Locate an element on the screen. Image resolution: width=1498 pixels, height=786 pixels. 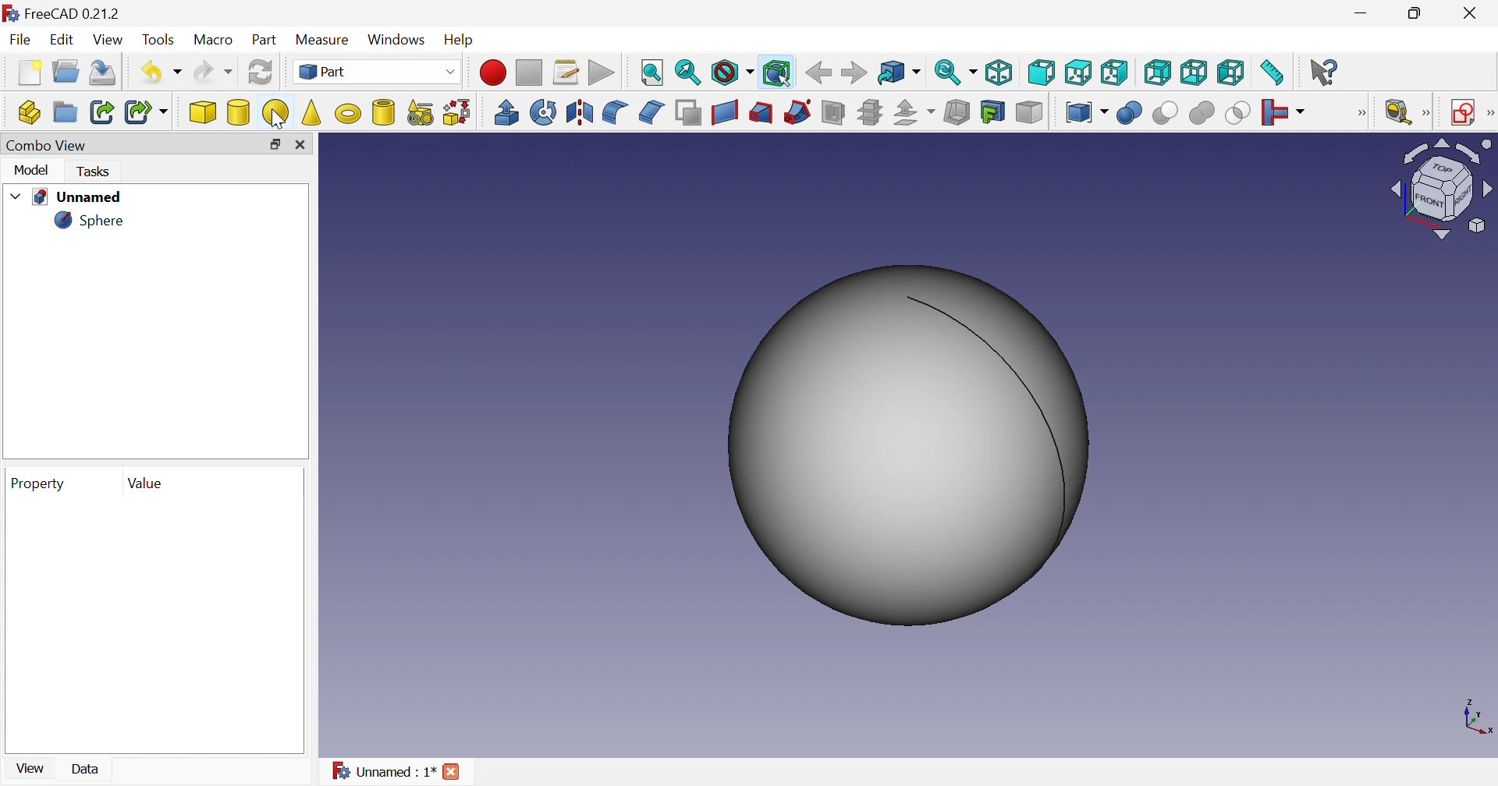
Make link is located at coordinates (102, 113).